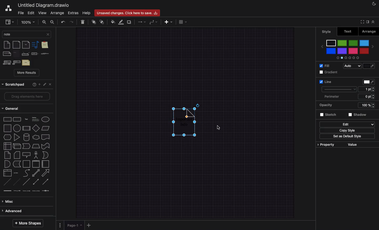 The height and width of the screenshot is (230, 379). What do you see at coordinates (44, 22) in the screenshot?
I see `Zoom in` at bounding box center [44, 22].